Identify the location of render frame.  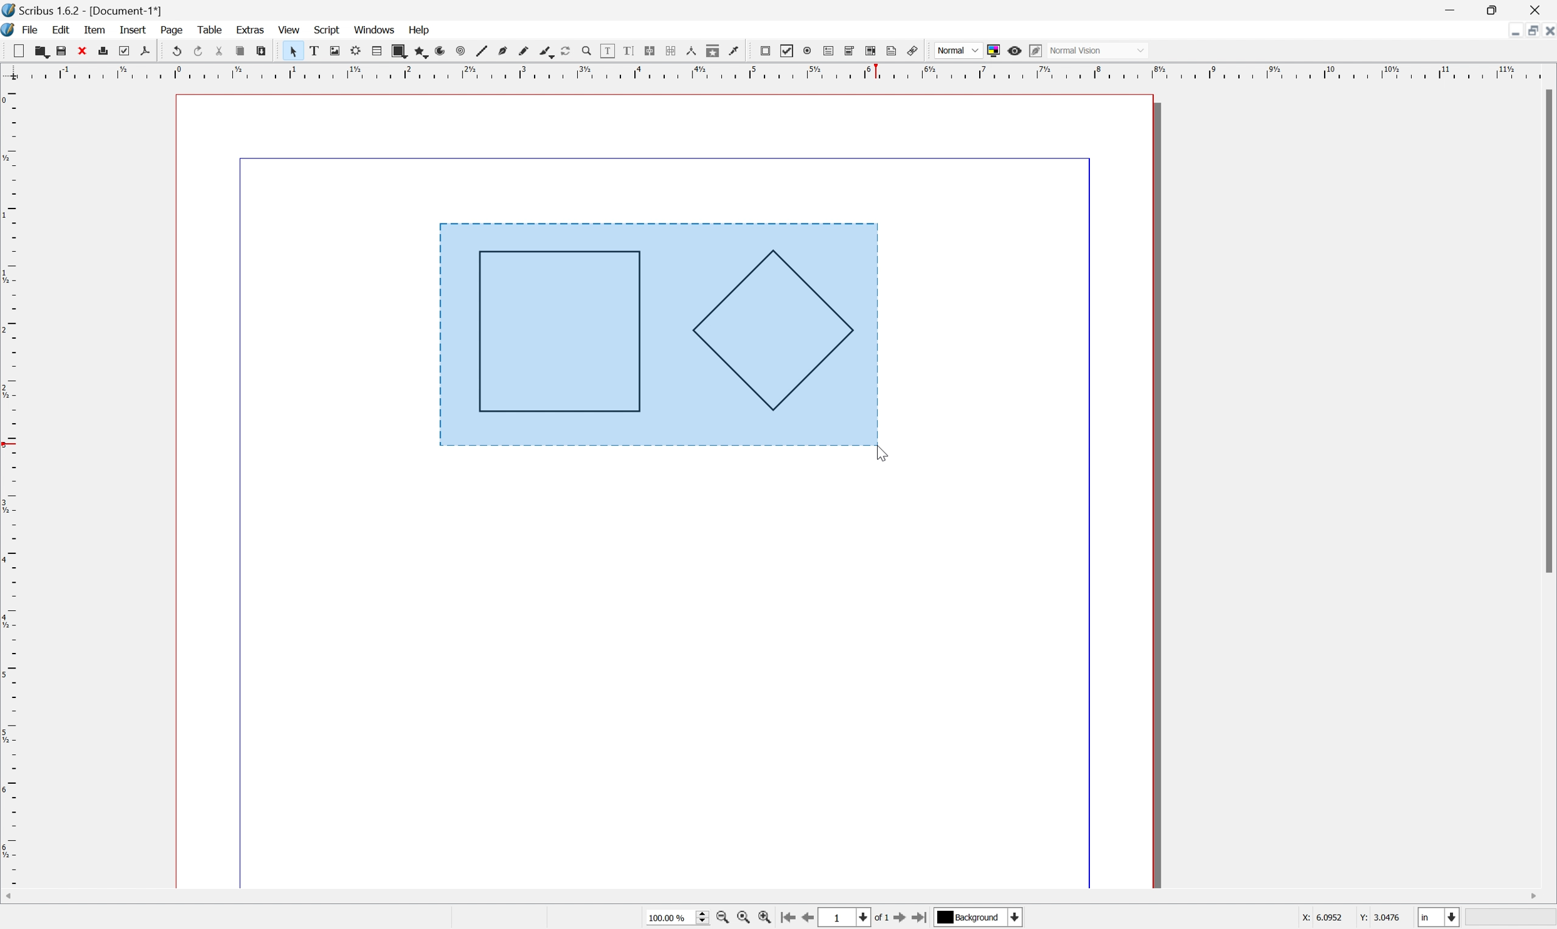
(353, 50).